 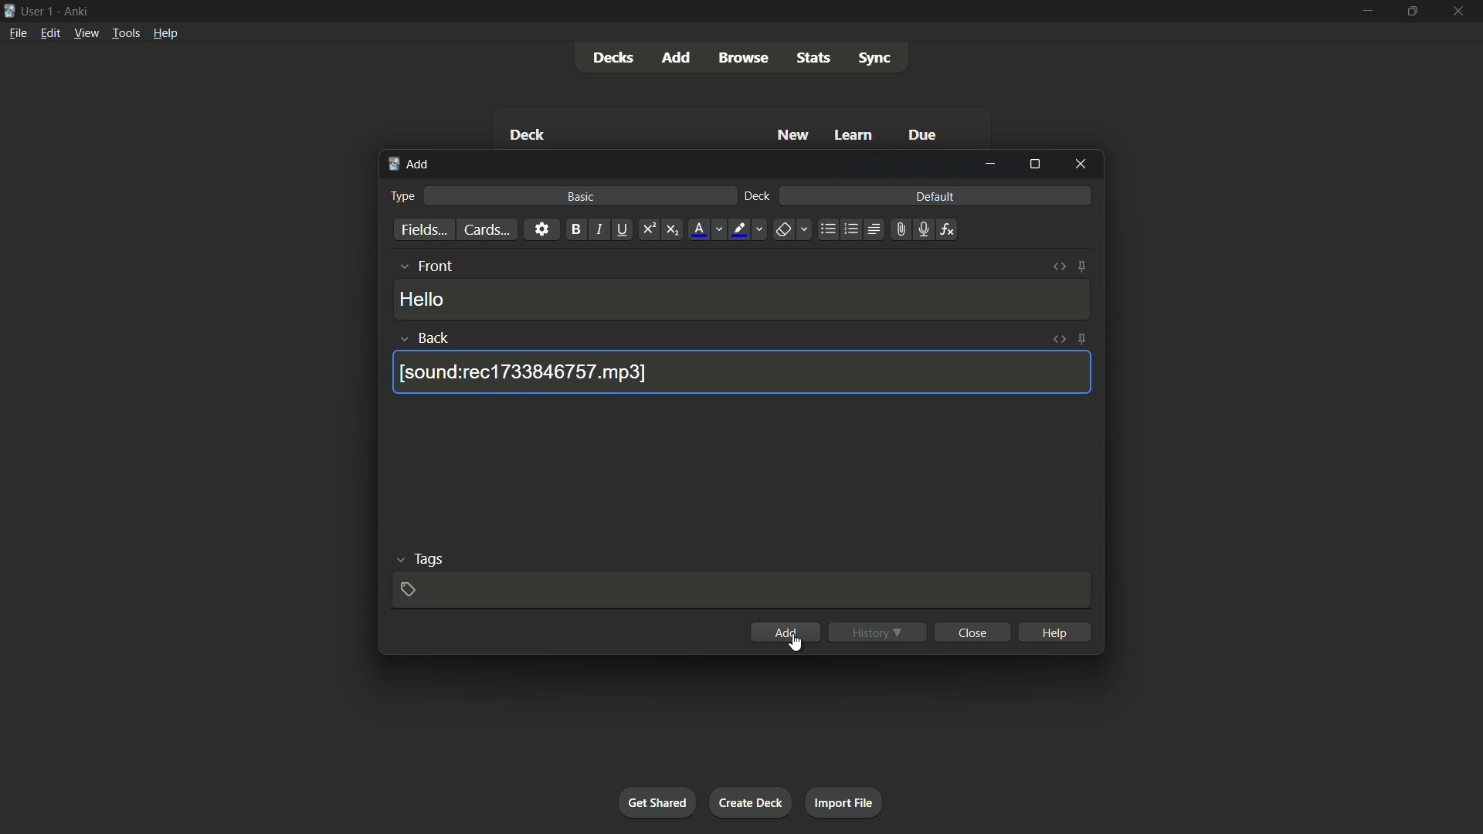 What do you see at coordinates (528, 134) in the screenshot?
I see `deck` at bounding box center [528, 134].